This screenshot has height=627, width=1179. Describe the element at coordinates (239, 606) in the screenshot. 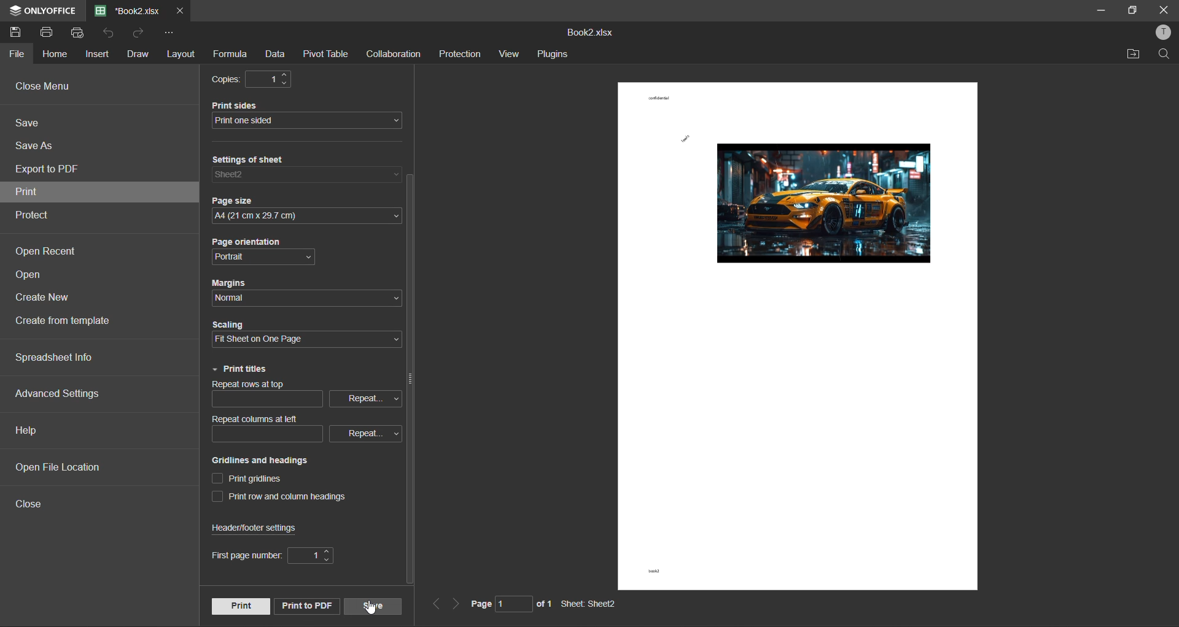

I see `print` at that location.